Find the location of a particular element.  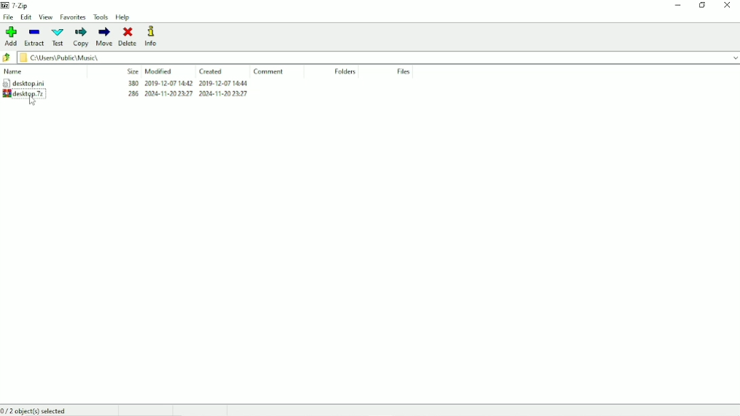

Comment is located at coordinates (270, 71).